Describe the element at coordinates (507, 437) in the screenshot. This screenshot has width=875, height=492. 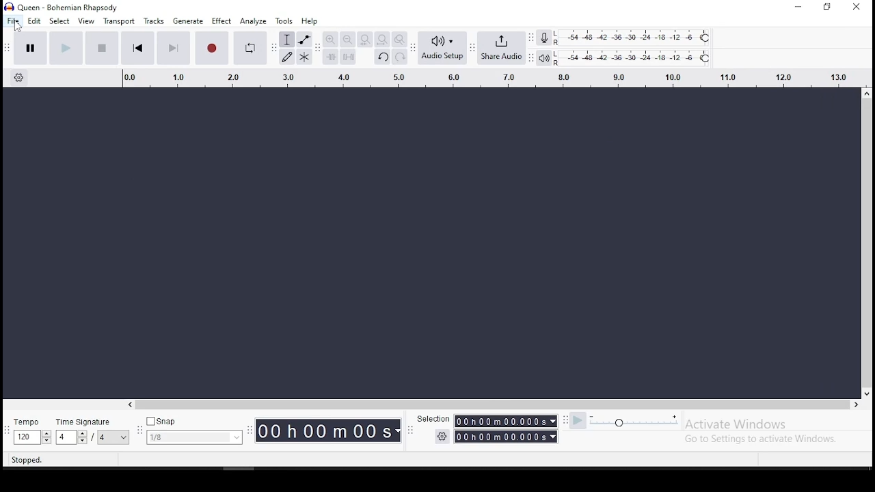
I see `00h00m00s` at that location.